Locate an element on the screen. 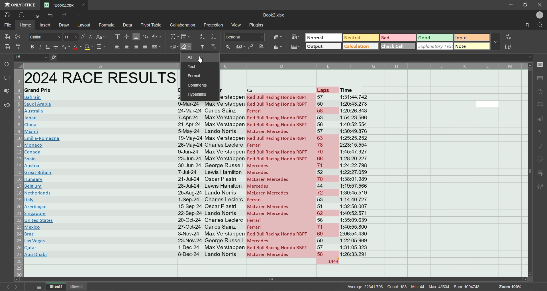 This screenshot has width=547, height=291. average is located at coordinates (364, 287).